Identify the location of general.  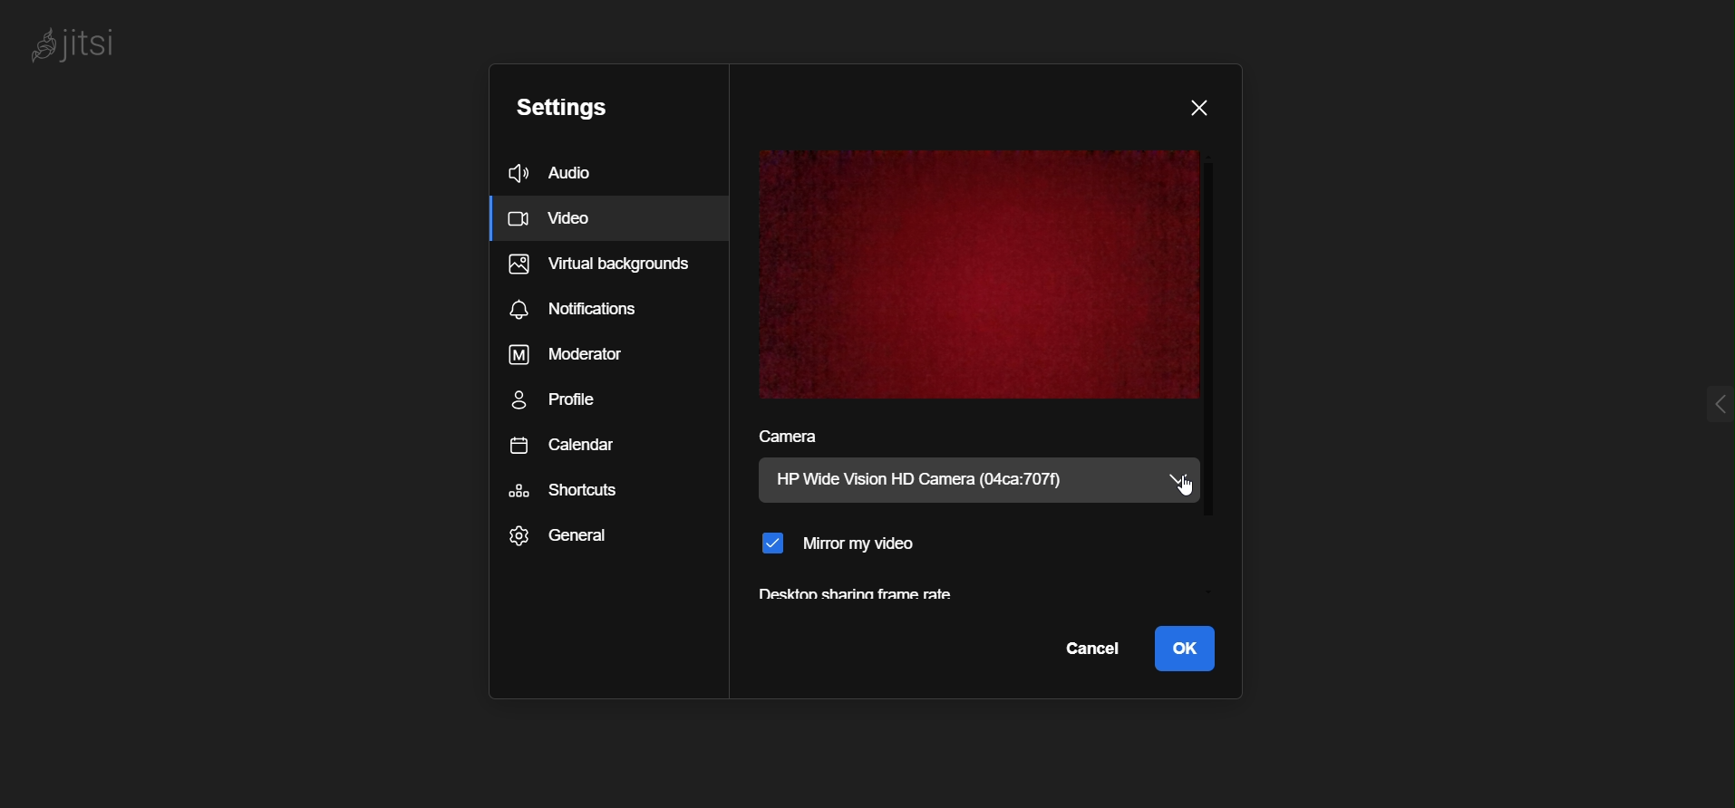
(569, 538).